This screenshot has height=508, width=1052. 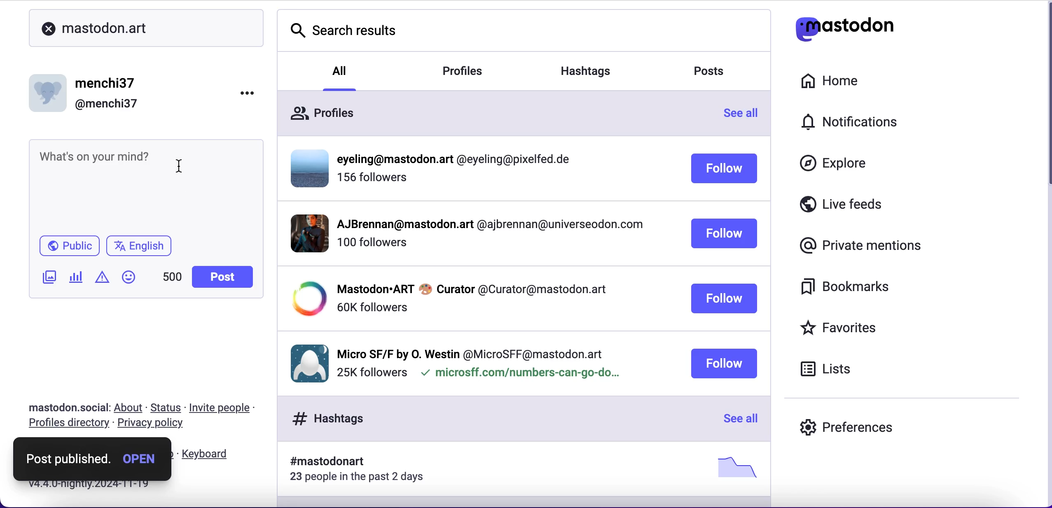 What do you see at coordinates (306, 362) in the screenshot?
I see `display picture` at bounding box center [306, 362].